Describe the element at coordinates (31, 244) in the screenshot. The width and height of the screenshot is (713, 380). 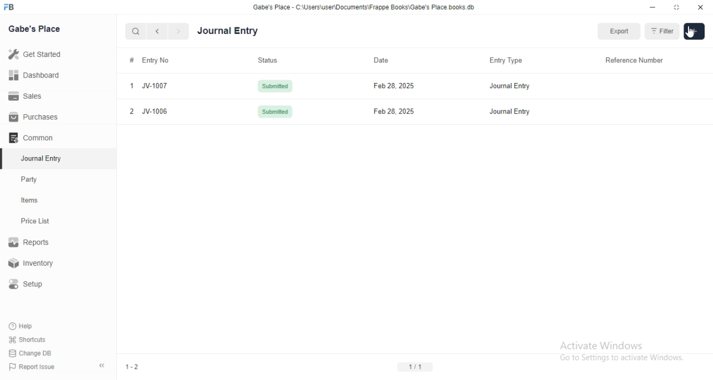
I see `Reports.` at that location.